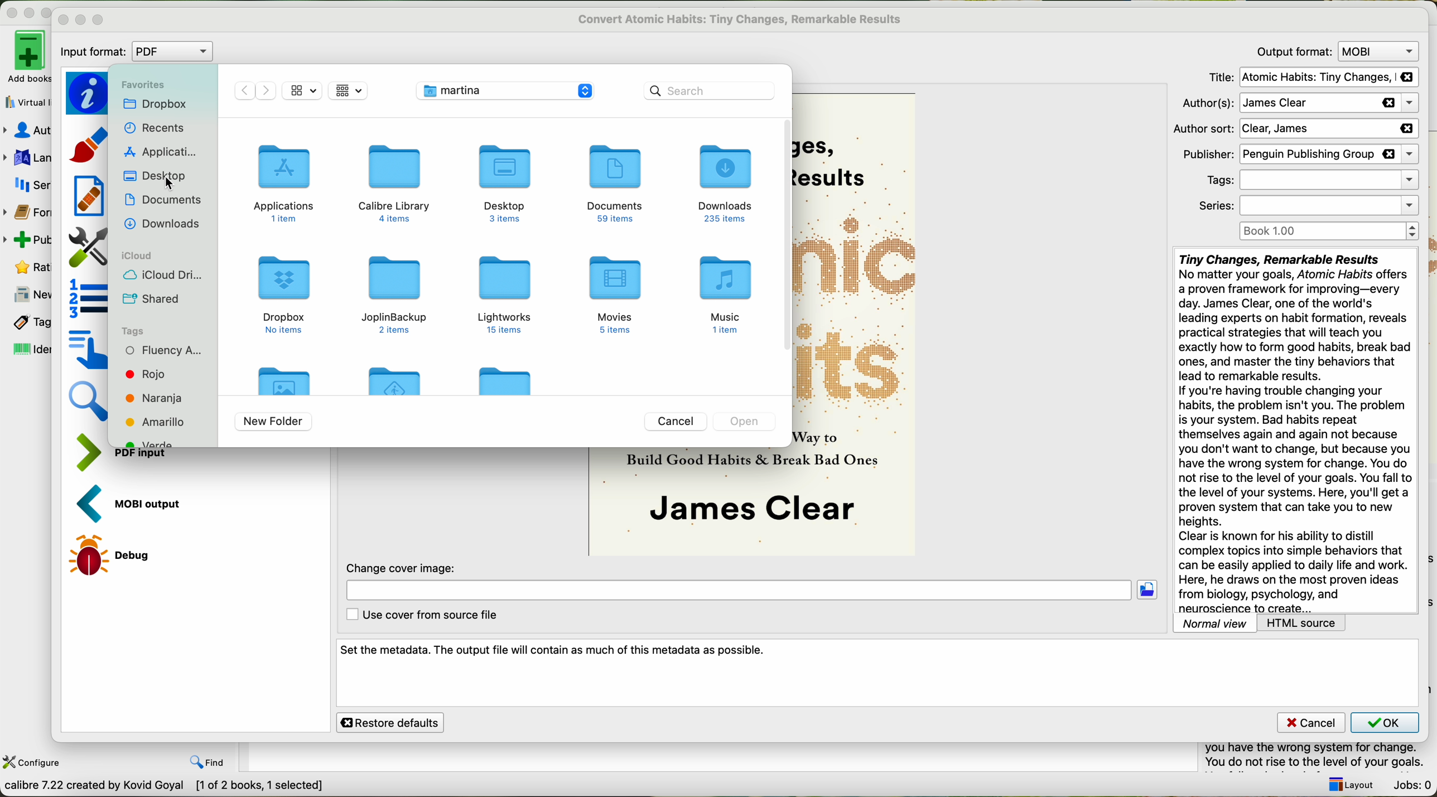  What do you see at coordinates (726, 183) in the screenshot?
I see `downloads` at bounding box center [726, 183].